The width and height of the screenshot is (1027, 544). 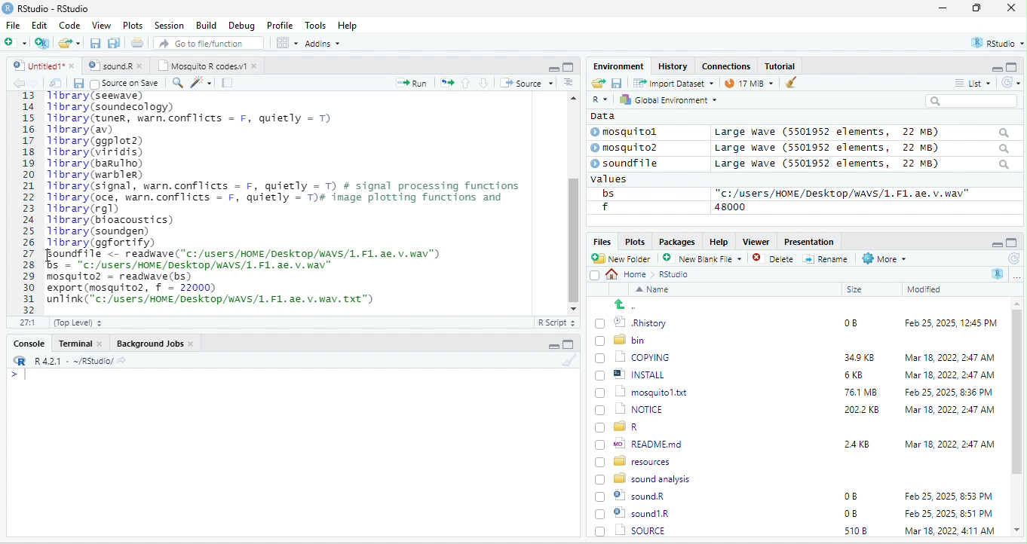 What do you see at coordinates (949, 513) in the screenshot?
I see `Mar 18, 2022, 4:11 AM` at bounding box center [949, 513].